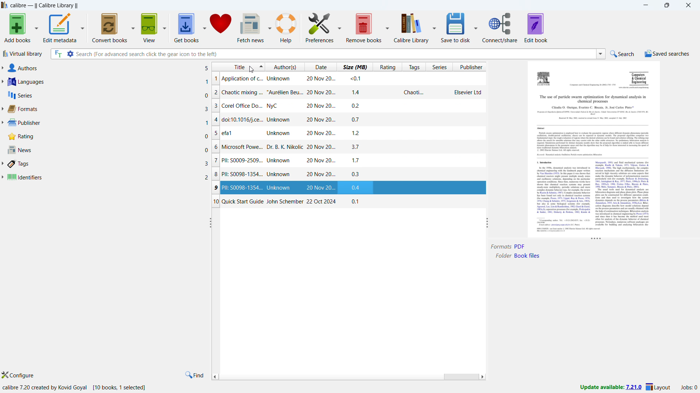 Image resolution: width=700 pixels, height=393 pixels. What do you see at coordinates (23, 54) in the screenshot?
I see `virtual library` at bounding box center [23, 54].